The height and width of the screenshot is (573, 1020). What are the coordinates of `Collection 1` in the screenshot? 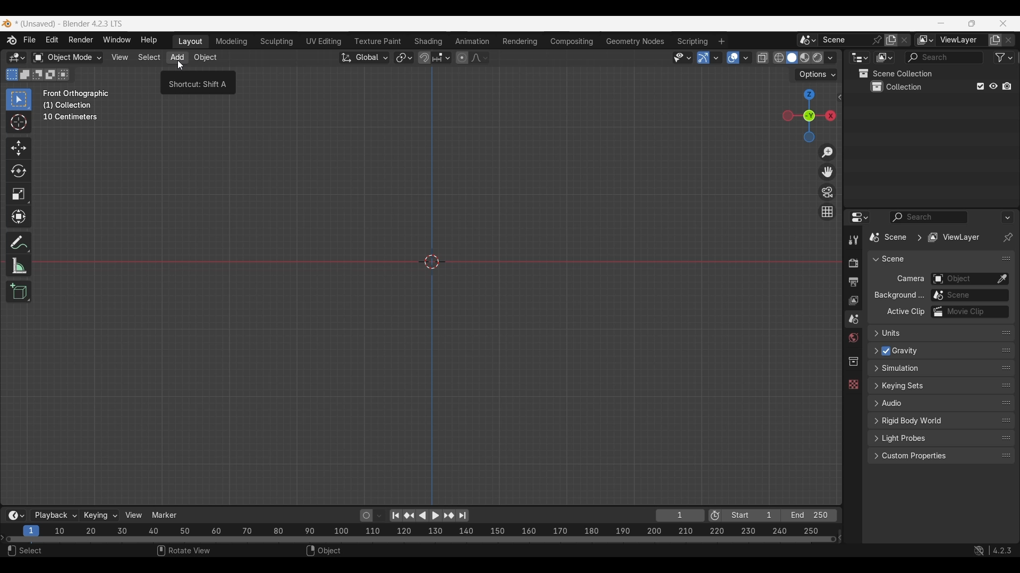 It's located at (899, 86).